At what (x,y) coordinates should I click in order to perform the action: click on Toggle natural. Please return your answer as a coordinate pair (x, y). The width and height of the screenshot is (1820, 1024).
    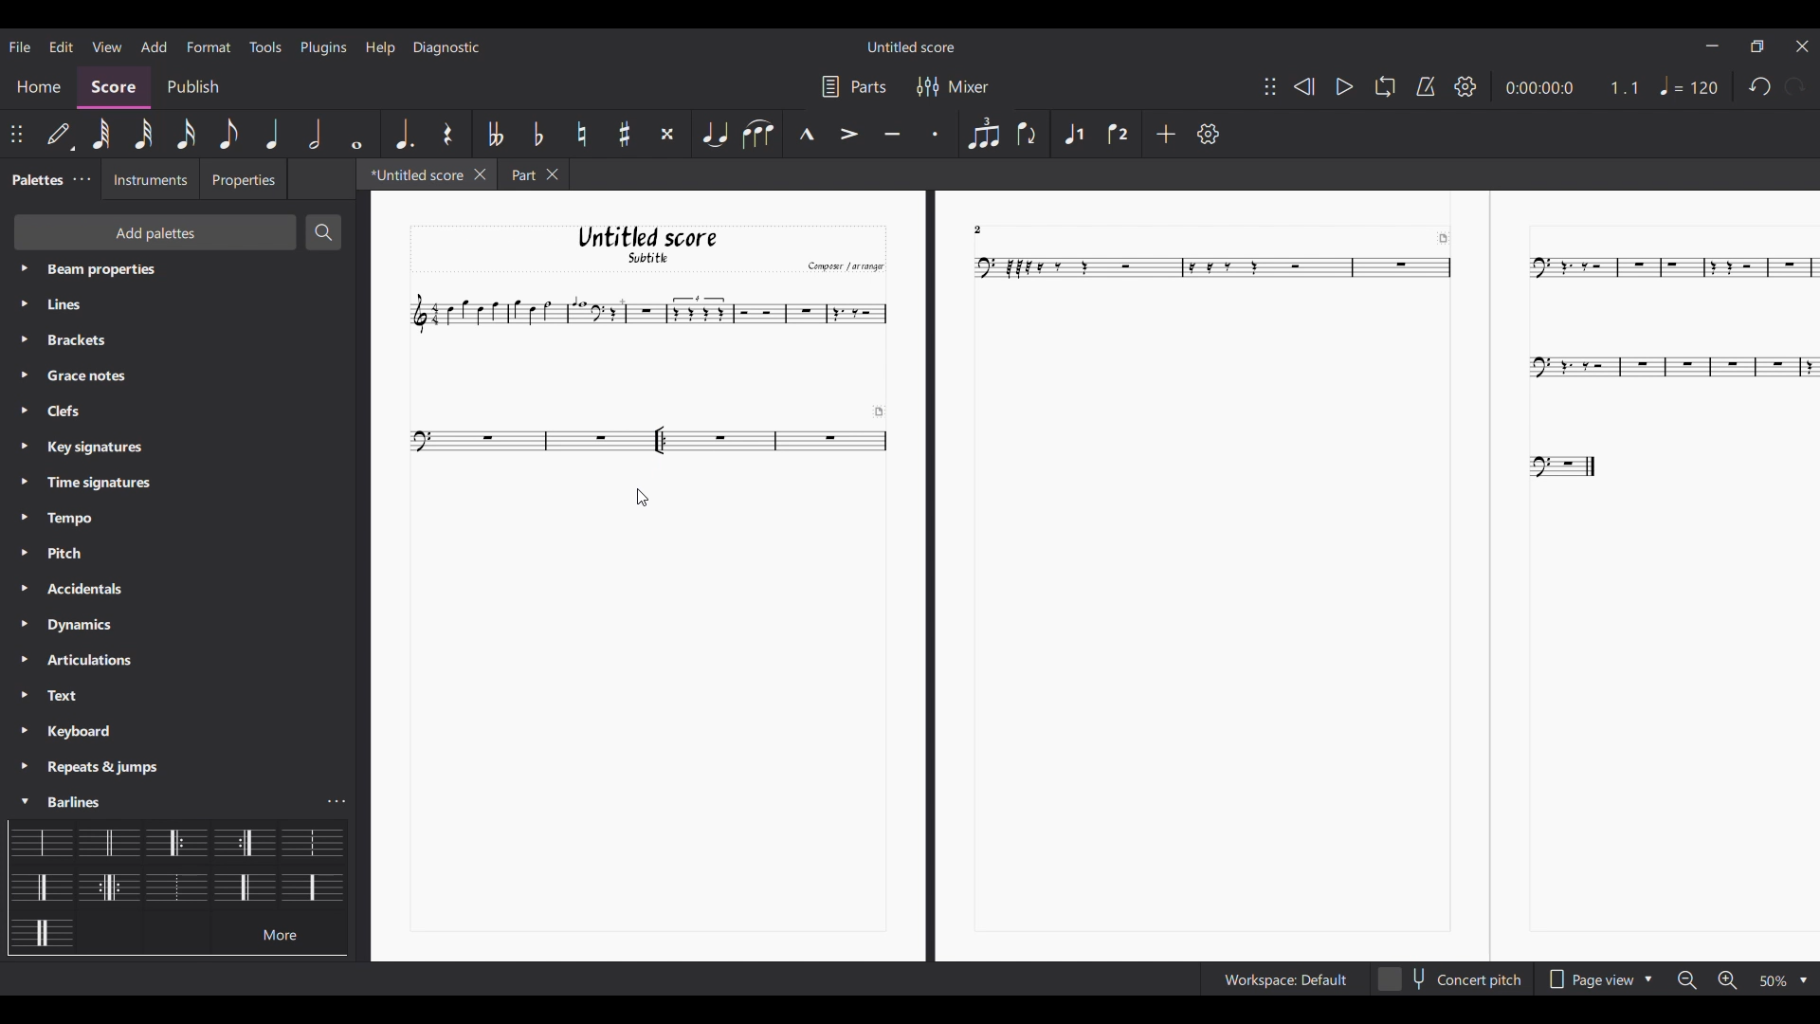
    Looking at the image, I should click on (582, 134).